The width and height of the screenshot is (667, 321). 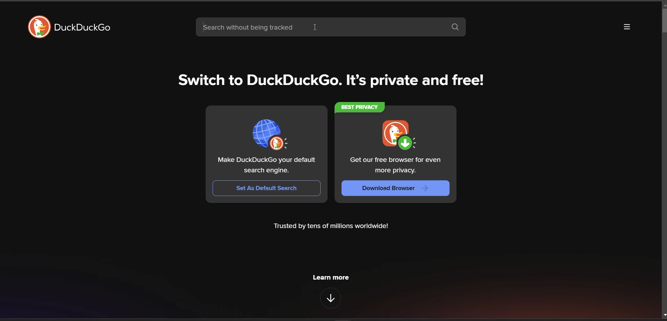 What do you see at coordinates (332, 278) in the screenshot?
I see `learn more` at bounding box center [332, 278].